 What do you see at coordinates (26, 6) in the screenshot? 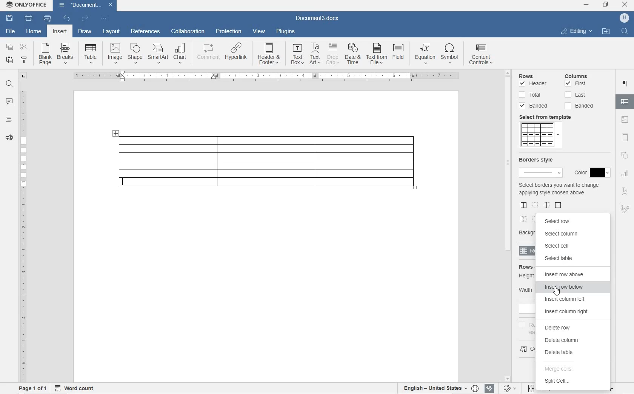
I see `ONLYOFFICE` at bounding box center [26, 6].